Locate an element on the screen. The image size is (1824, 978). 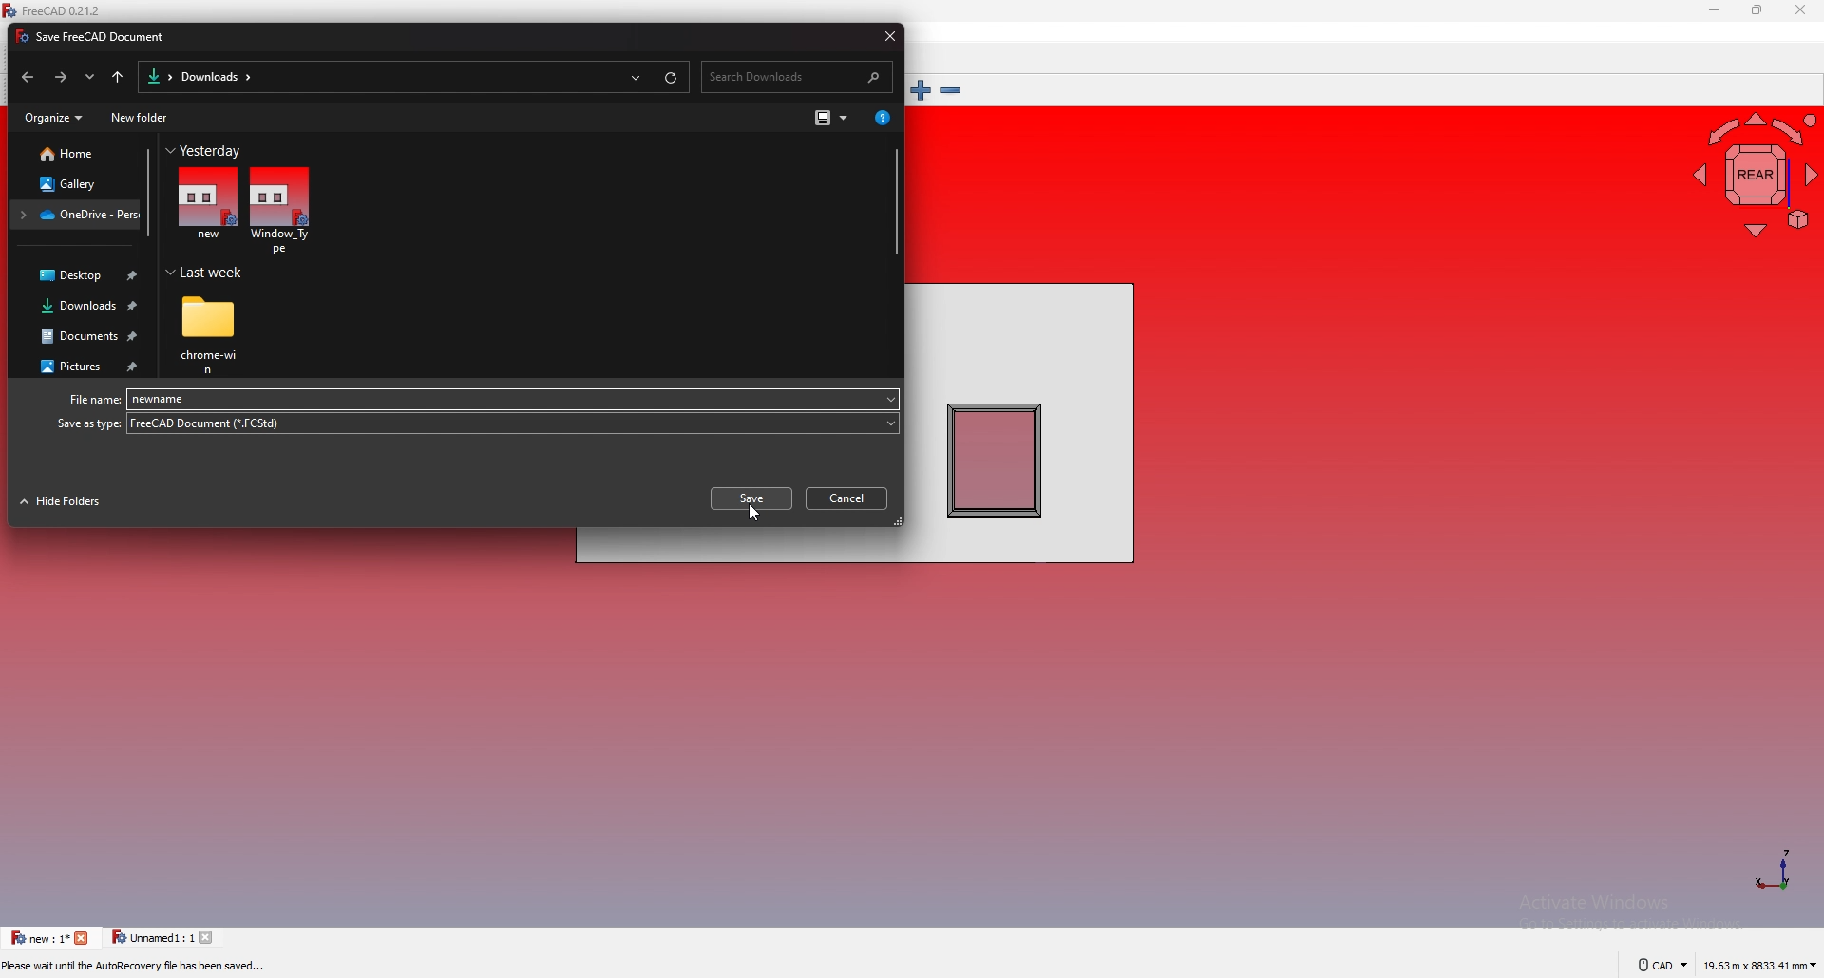
folder is located at coordinates (155, 77).